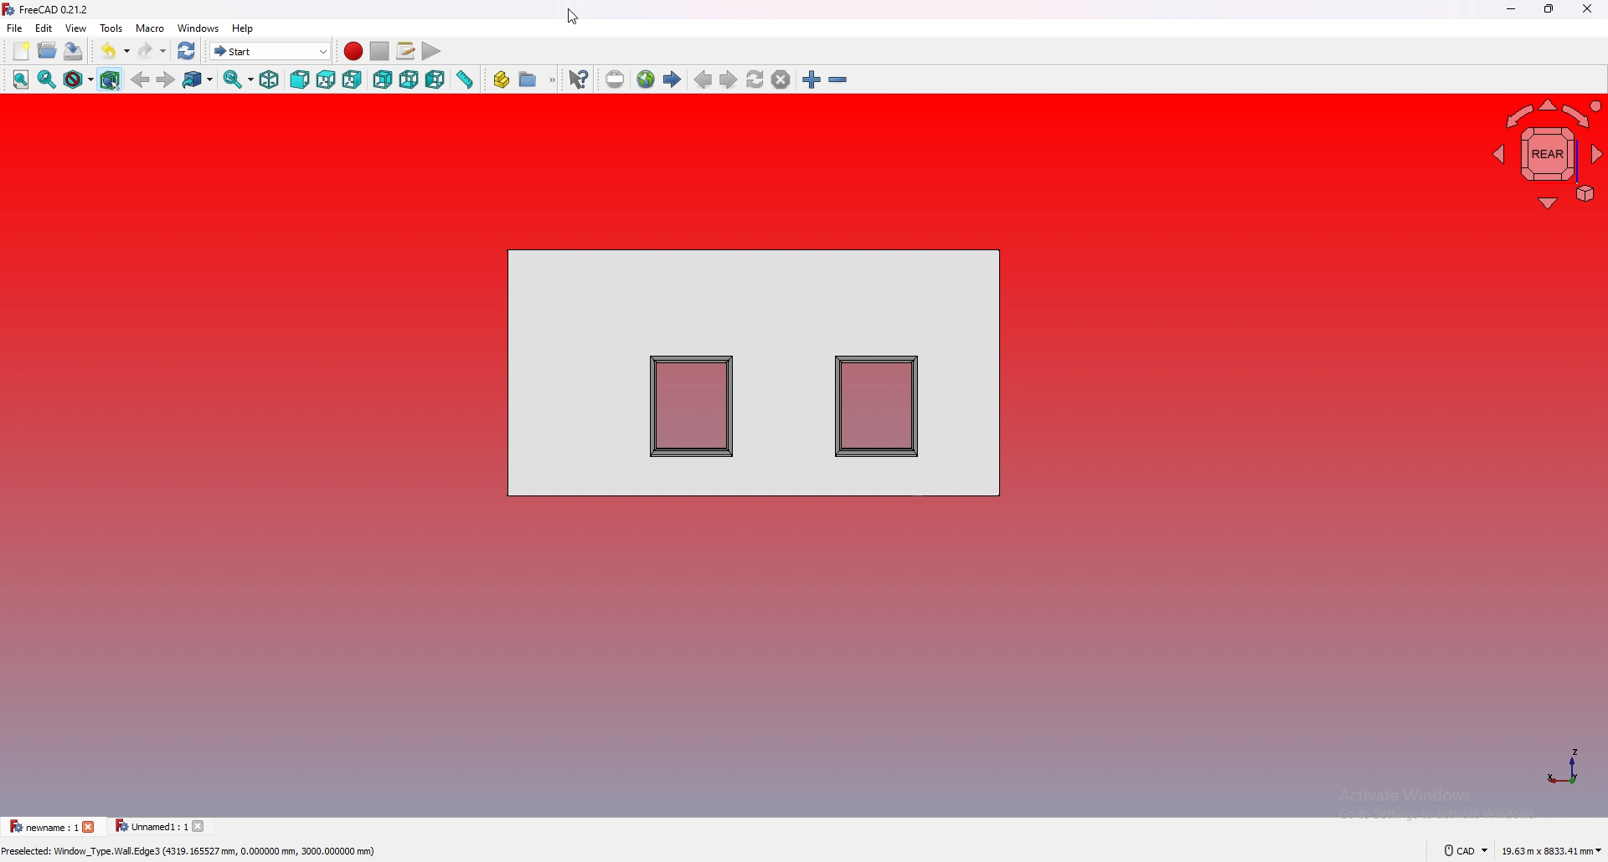 The image size is (1608, 862). What do you see at coordinates (1513, 8) in the screenshot?
I see `minimize` at bounding box center [1513, 8].